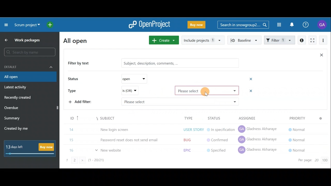 The width and height of the screenshot is (331, 186). What do you see at coordinates (198, 26) in the screenshot?
I see `Buy now` at bounding box center [198, 26].